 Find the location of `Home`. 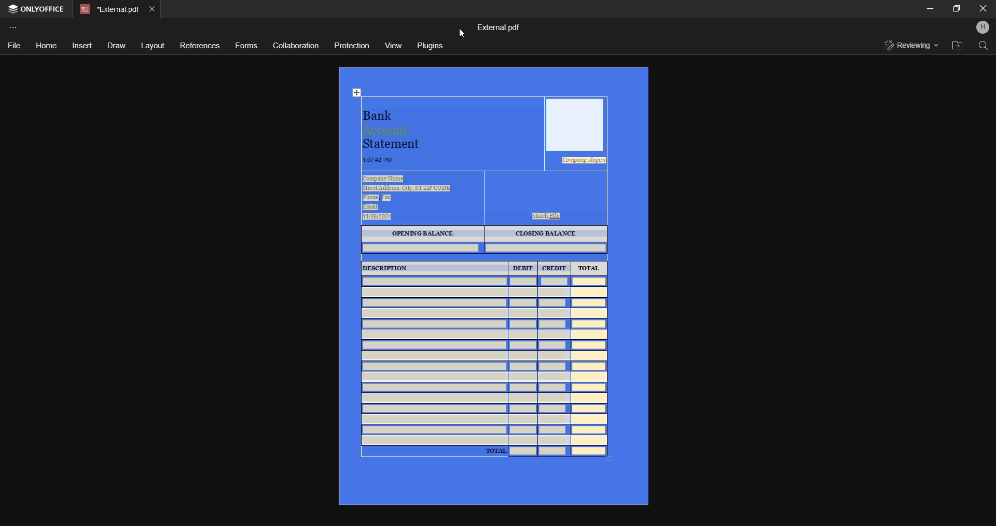

Home is located at coordinates (46, 45).